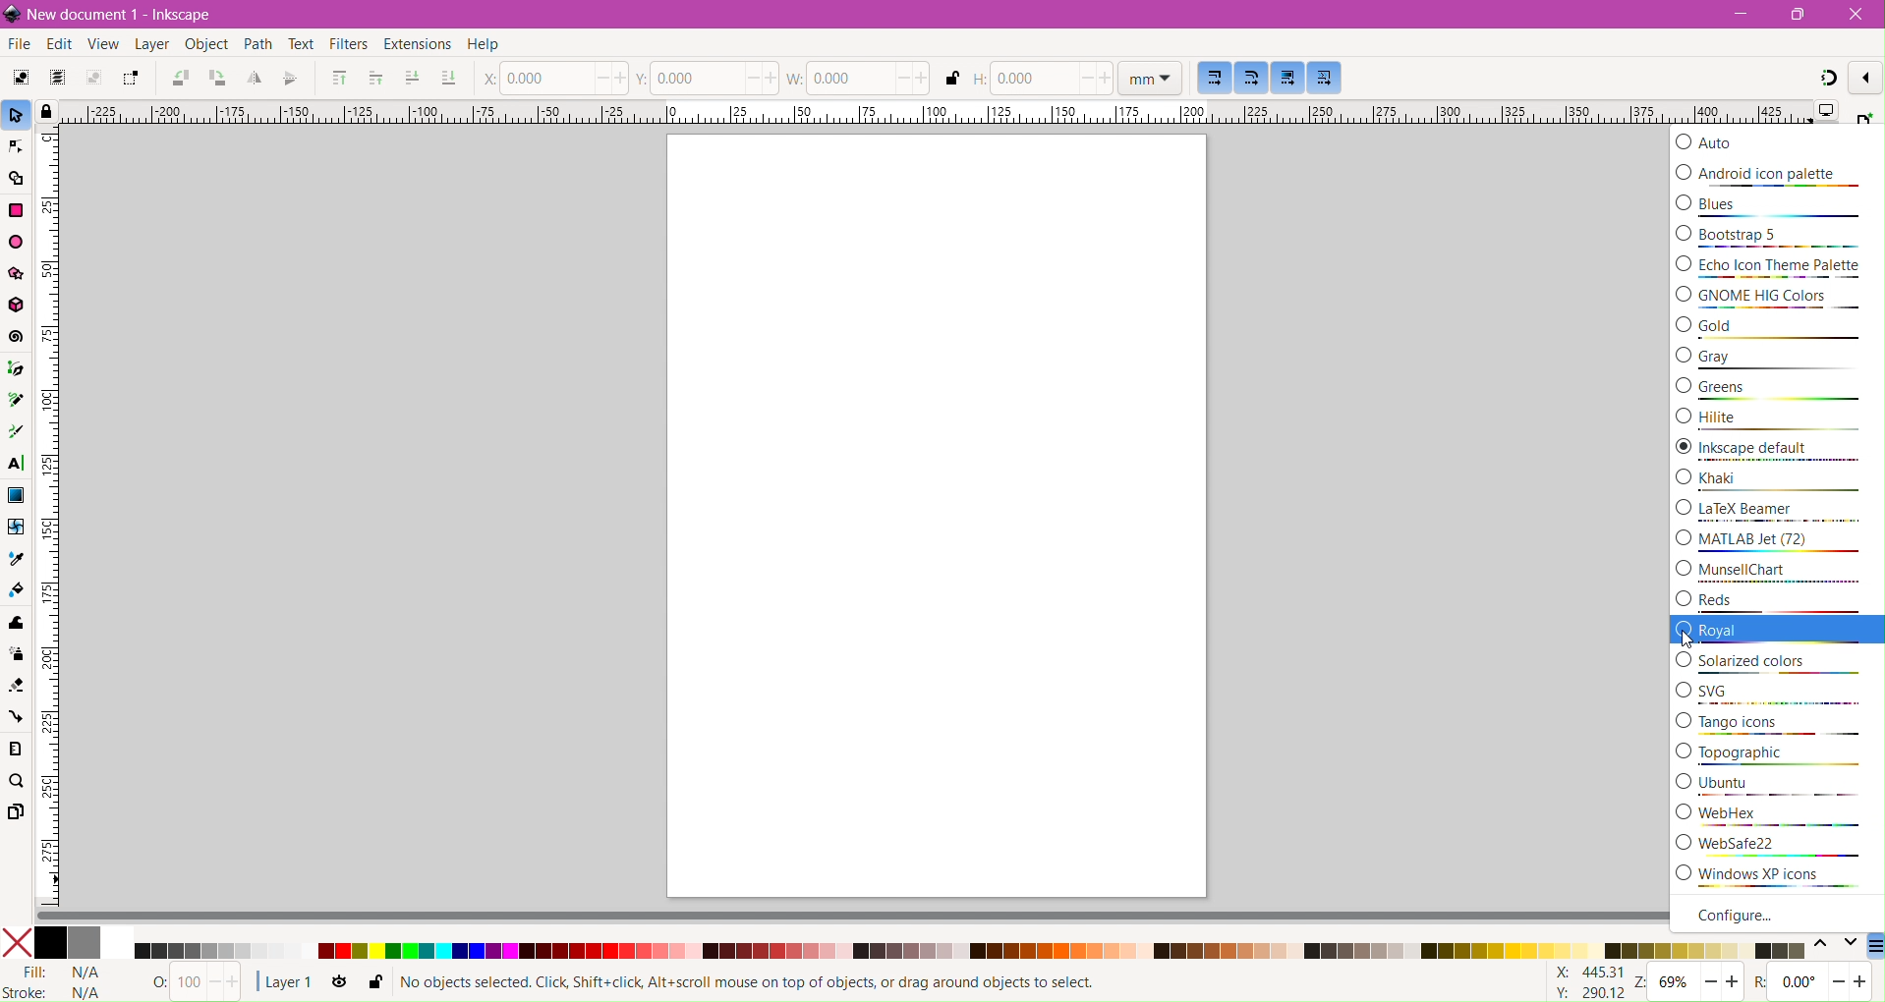  What do you see at coordinates (17, 338) in the screenshot?
I see `Spiral Tool` at bounding box center [17, 338].